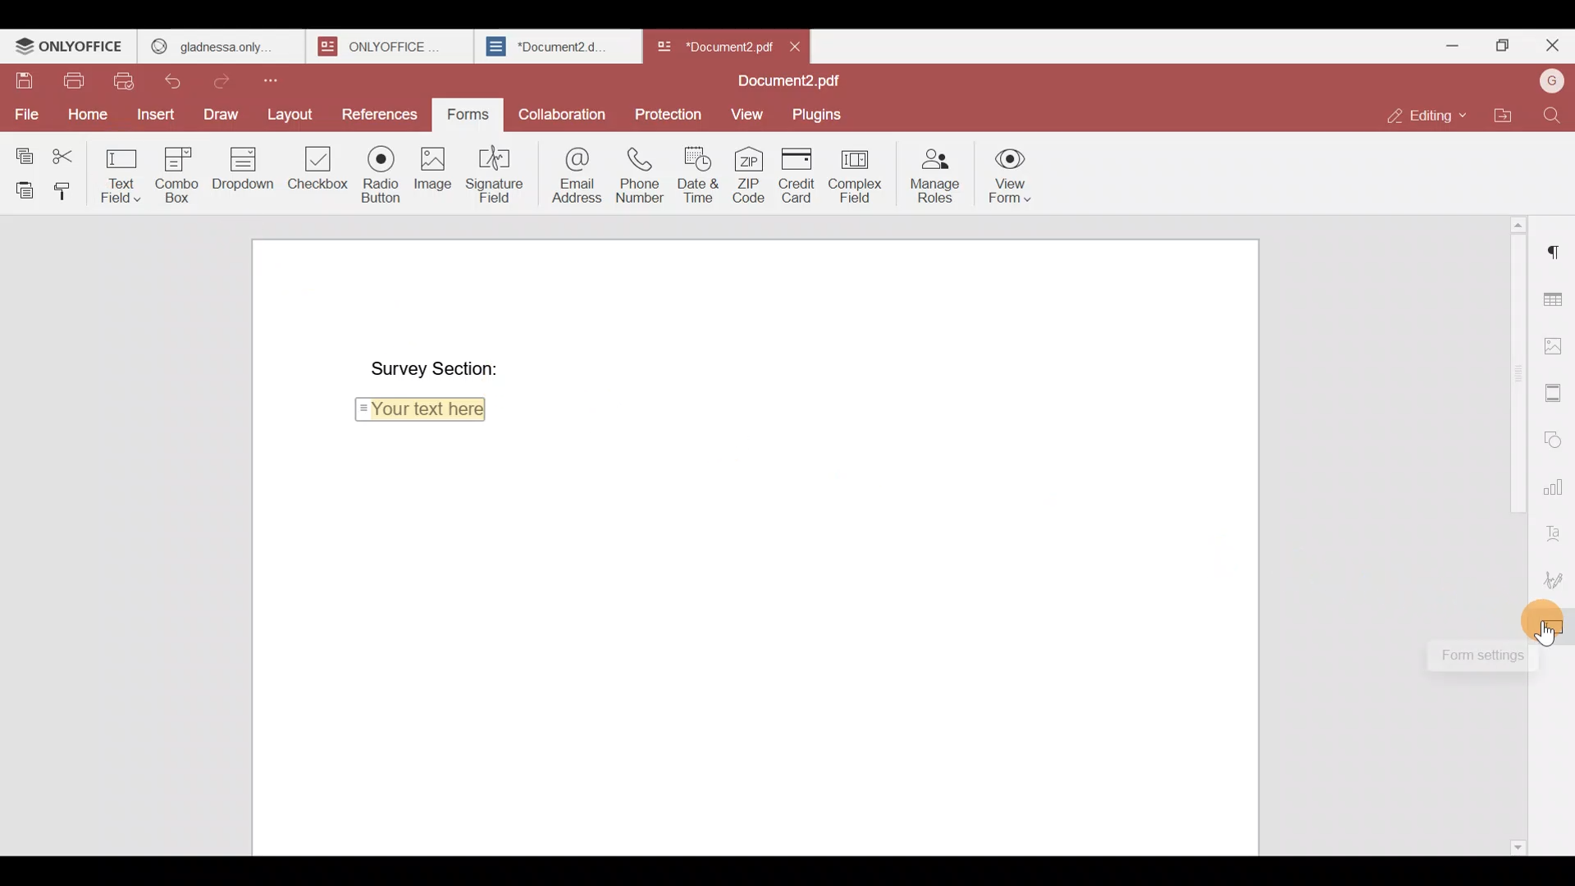 This screenshot has width=1575, height=886. What do you see at coordinates (1557, 245) in the screenshot?
I see `Paragraph settings` at bounding box center [1557, 245].